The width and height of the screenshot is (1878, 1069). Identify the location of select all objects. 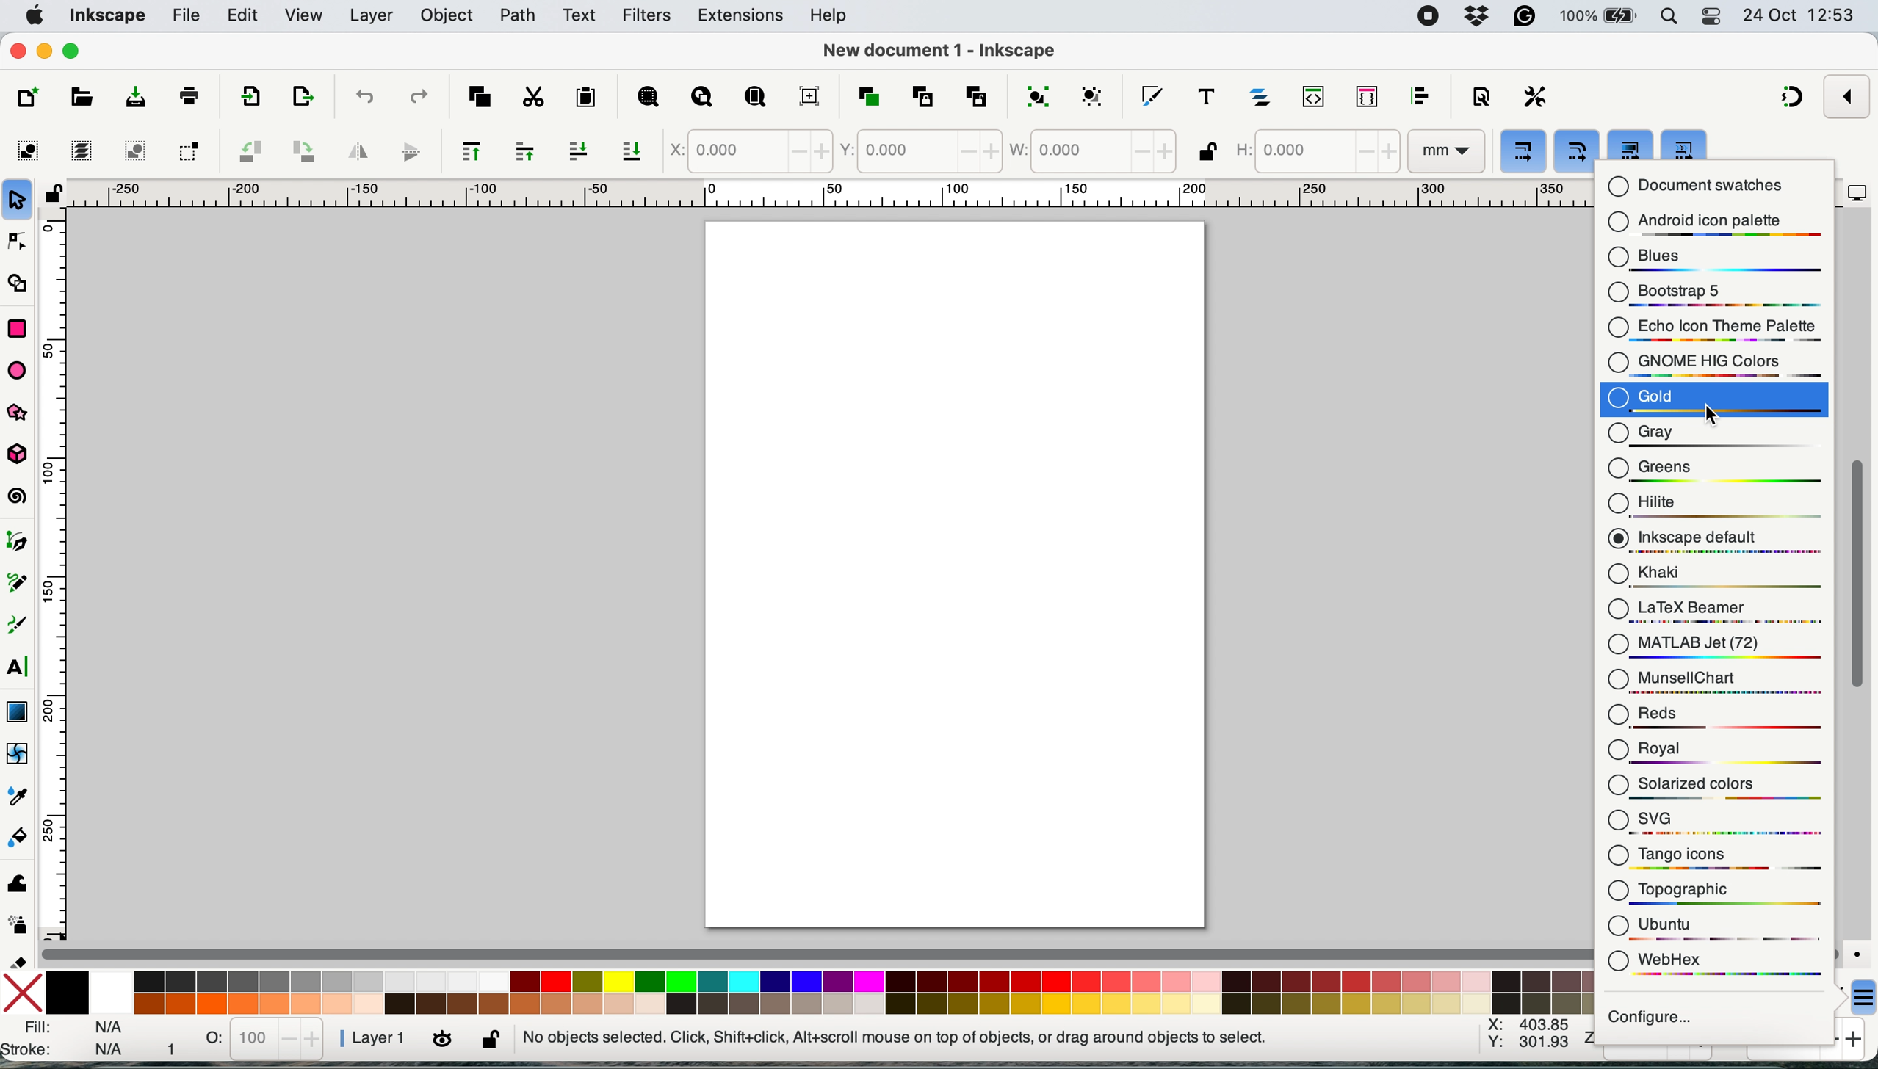
(25, 149).